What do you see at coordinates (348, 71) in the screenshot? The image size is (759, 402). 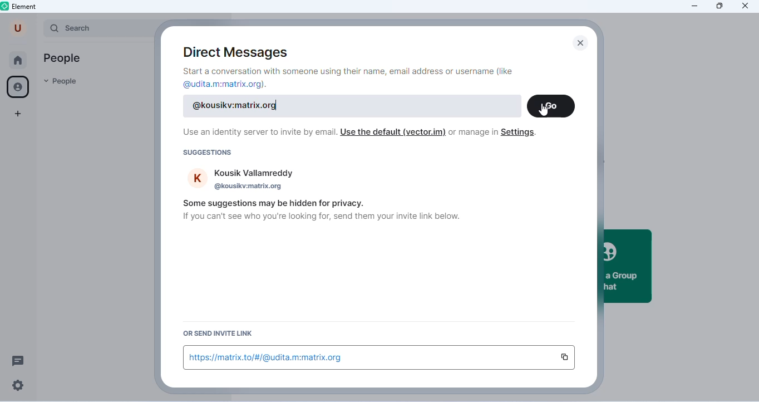 I see `Start a conversation with someone using their name, email address or username (like` at bounding box center [348, 71].